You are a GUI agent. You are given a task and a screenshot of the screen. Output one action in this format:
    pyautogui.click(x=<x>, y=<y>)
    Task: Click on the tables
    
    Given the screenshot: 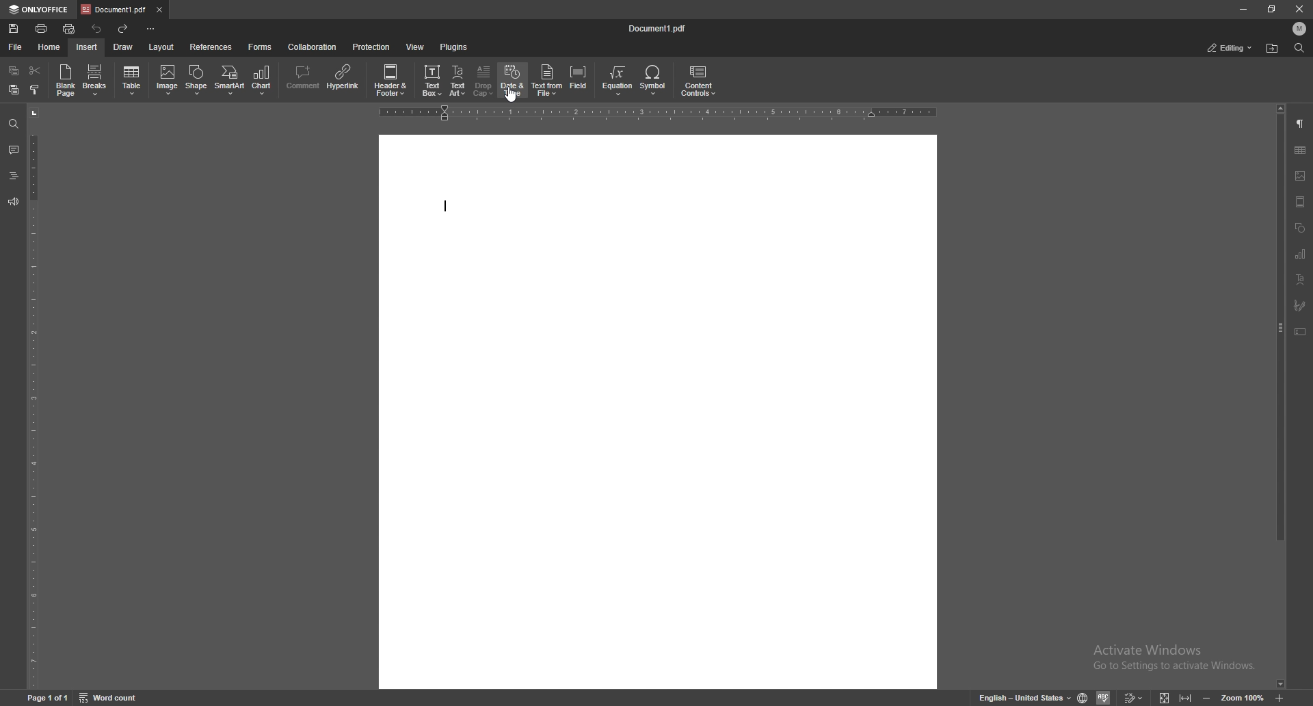 What is the action you would take?
    pyautogui.click(x=1300, y=150)
    